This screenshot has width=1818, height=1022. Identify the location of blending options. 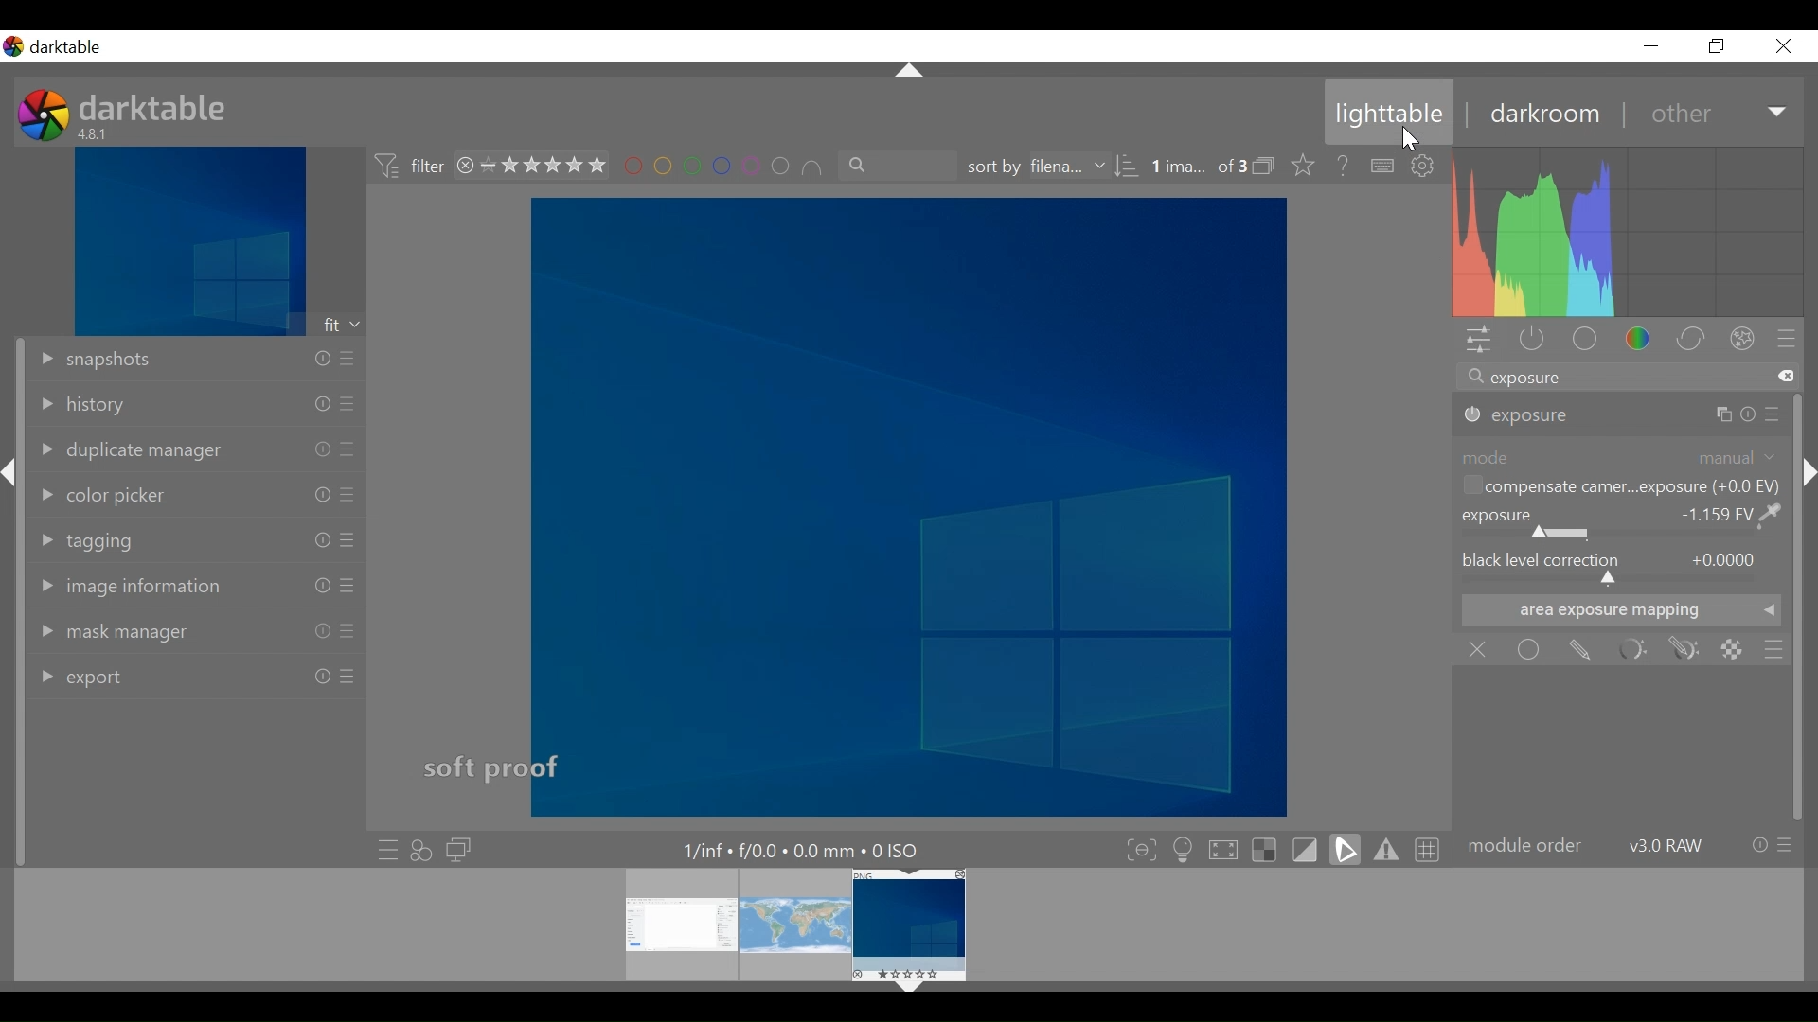
(1774, 649).